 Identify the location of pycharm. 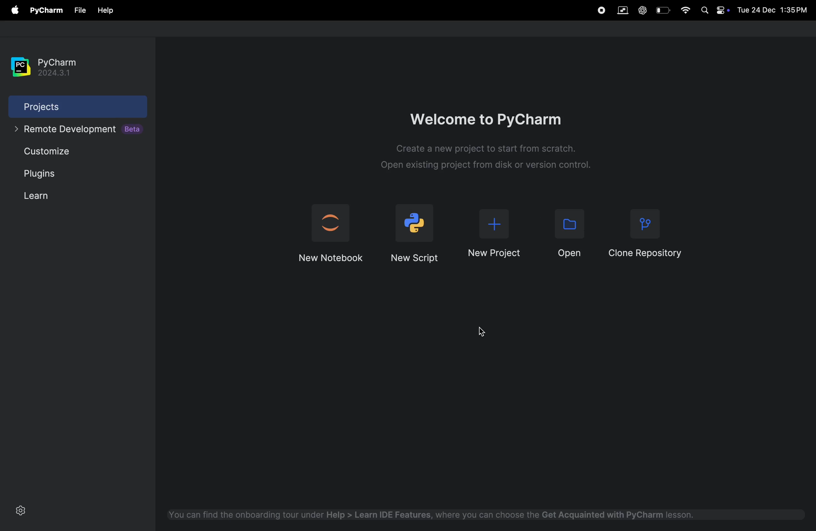
(44, 11).